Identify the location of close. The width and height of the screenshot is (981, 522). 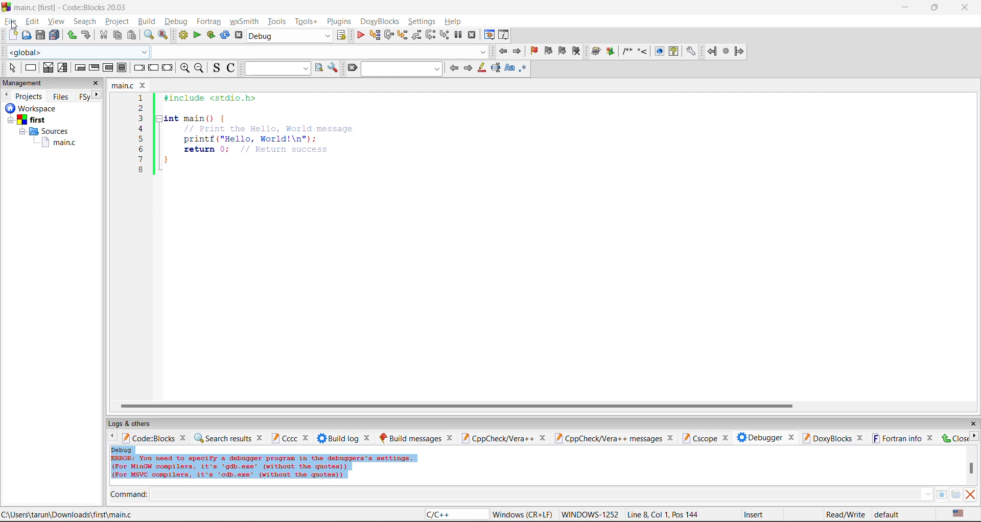
(973, 424).